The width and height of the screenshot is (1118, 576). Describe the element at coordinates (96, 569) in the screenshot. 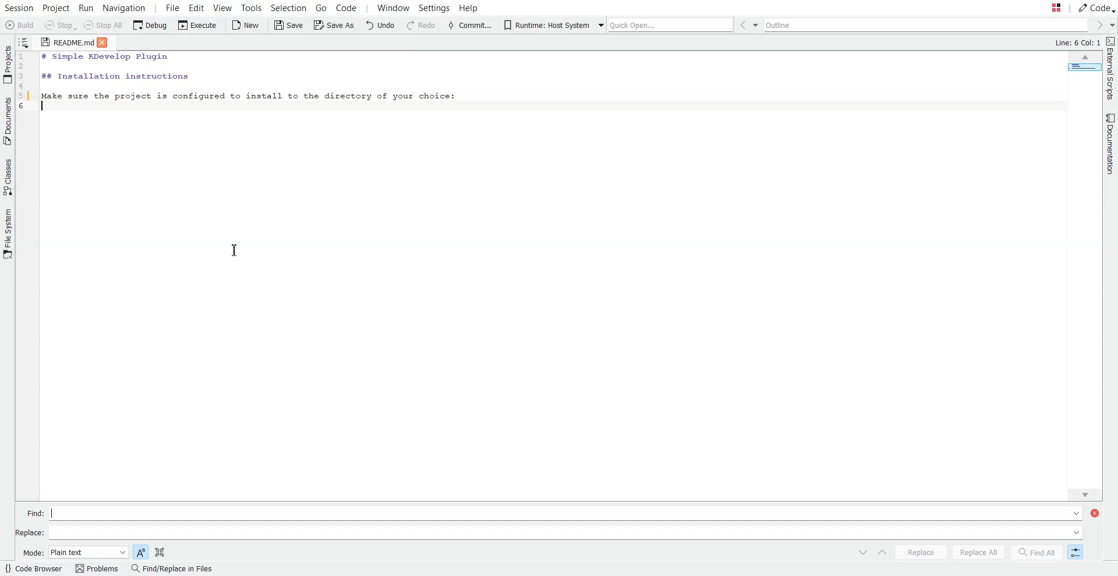

I see `Problems` at that location.